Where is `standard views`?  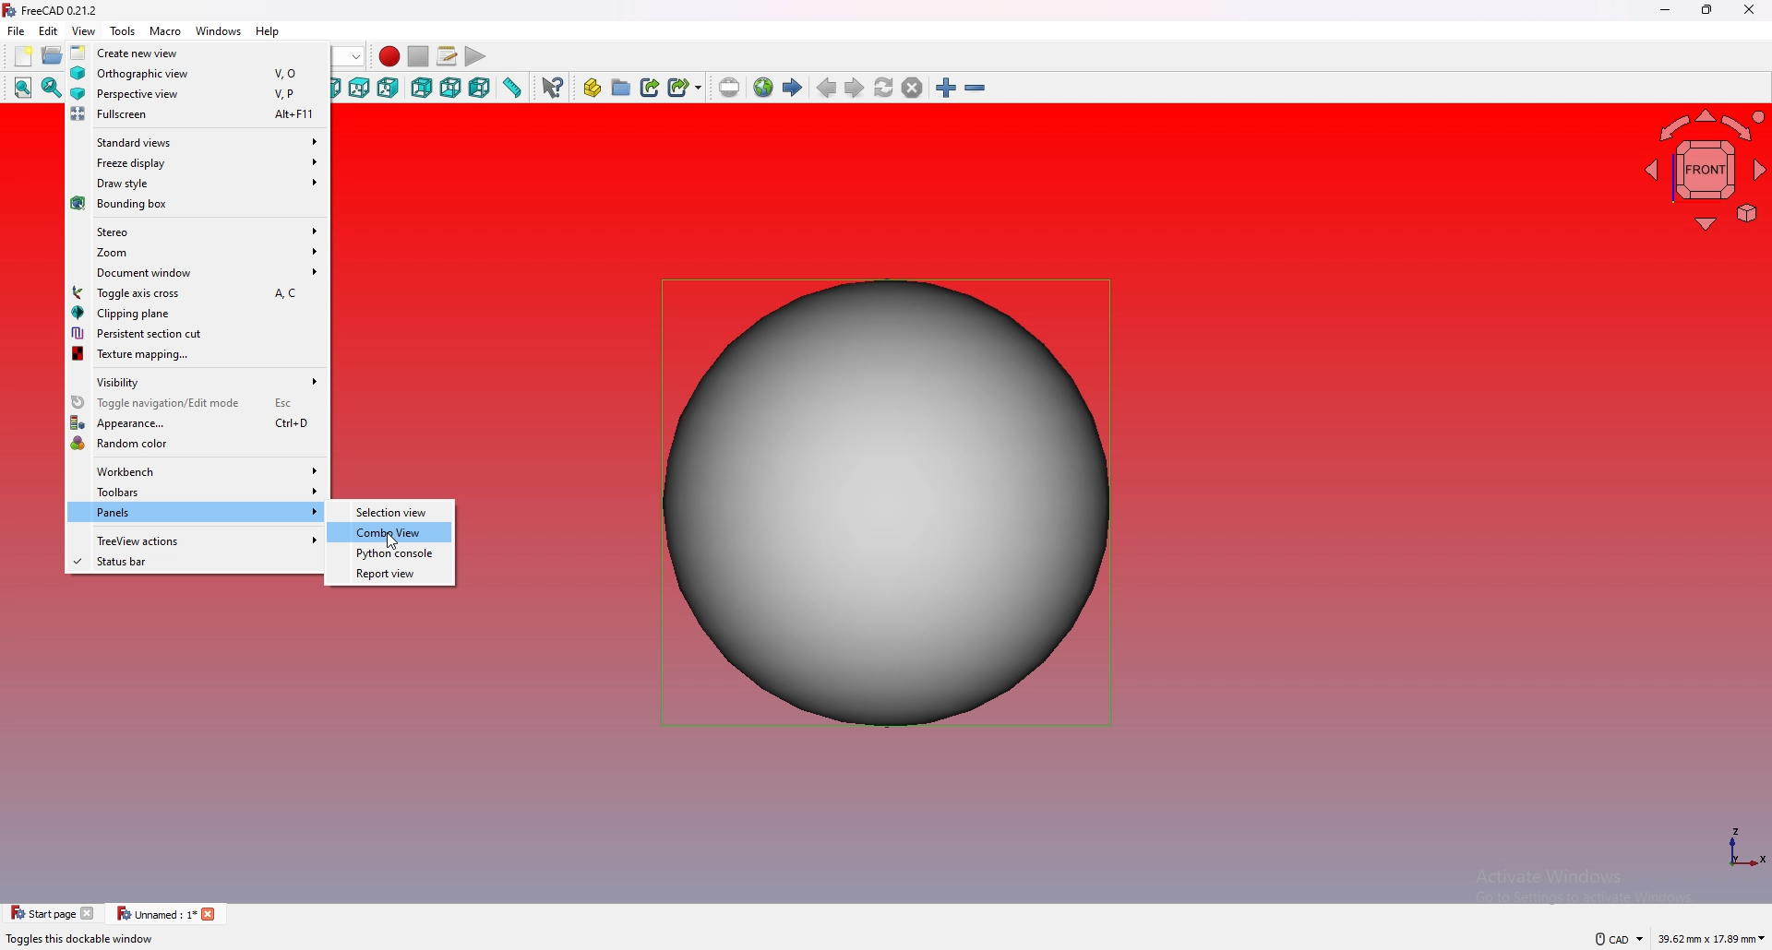 standard views is located at coordinates (197, 141).